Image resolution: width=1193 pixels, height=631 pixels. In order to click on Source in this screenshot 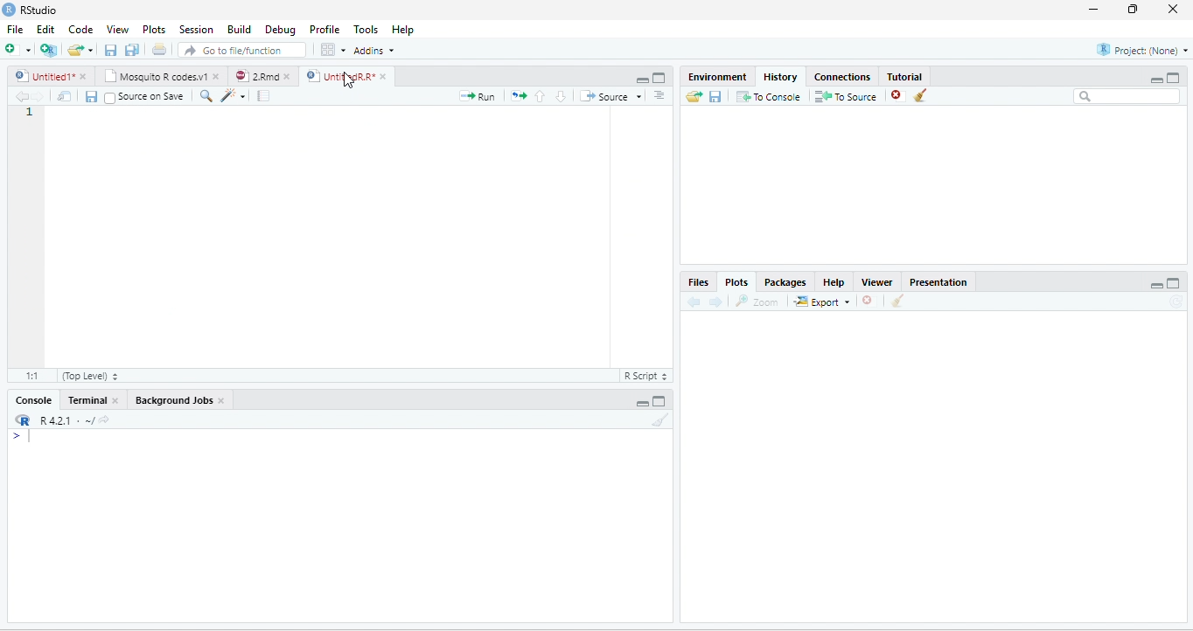, I will do `click(610, 96)`.